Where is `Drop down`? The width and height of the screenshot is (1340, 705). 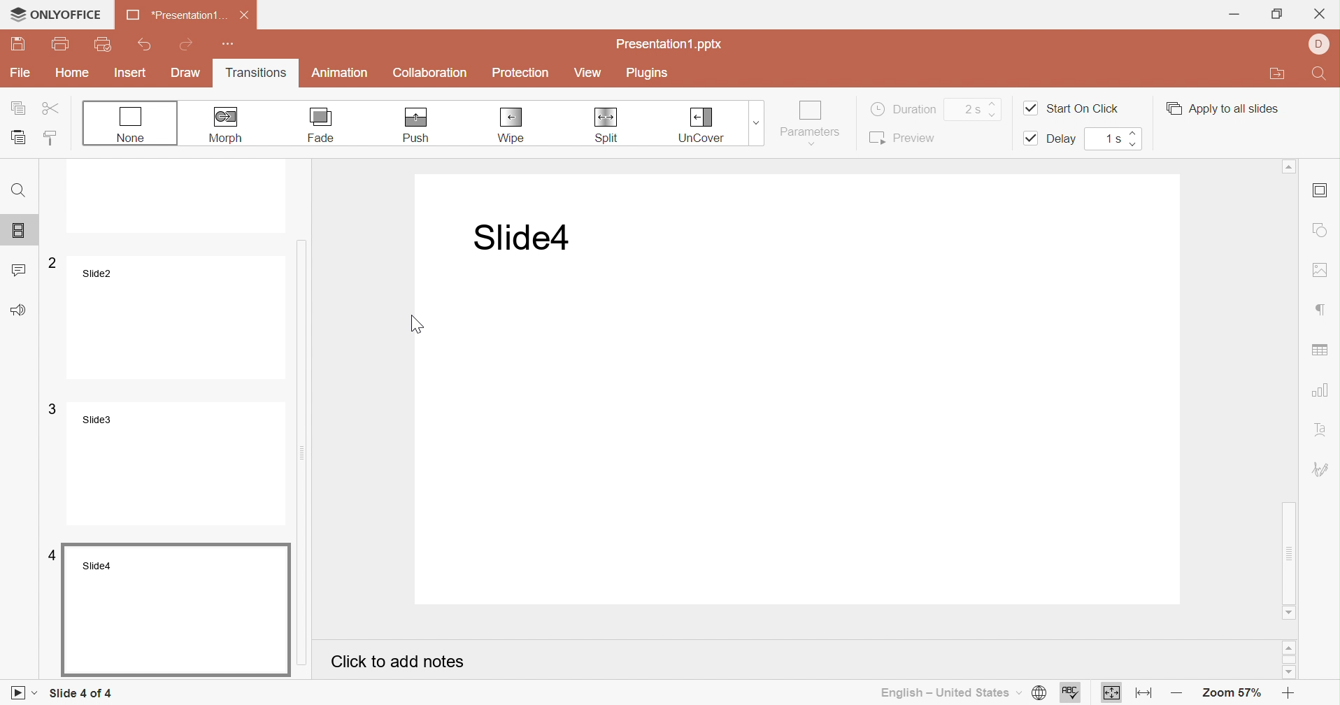
Drop down is located at coordinates (755, 120).